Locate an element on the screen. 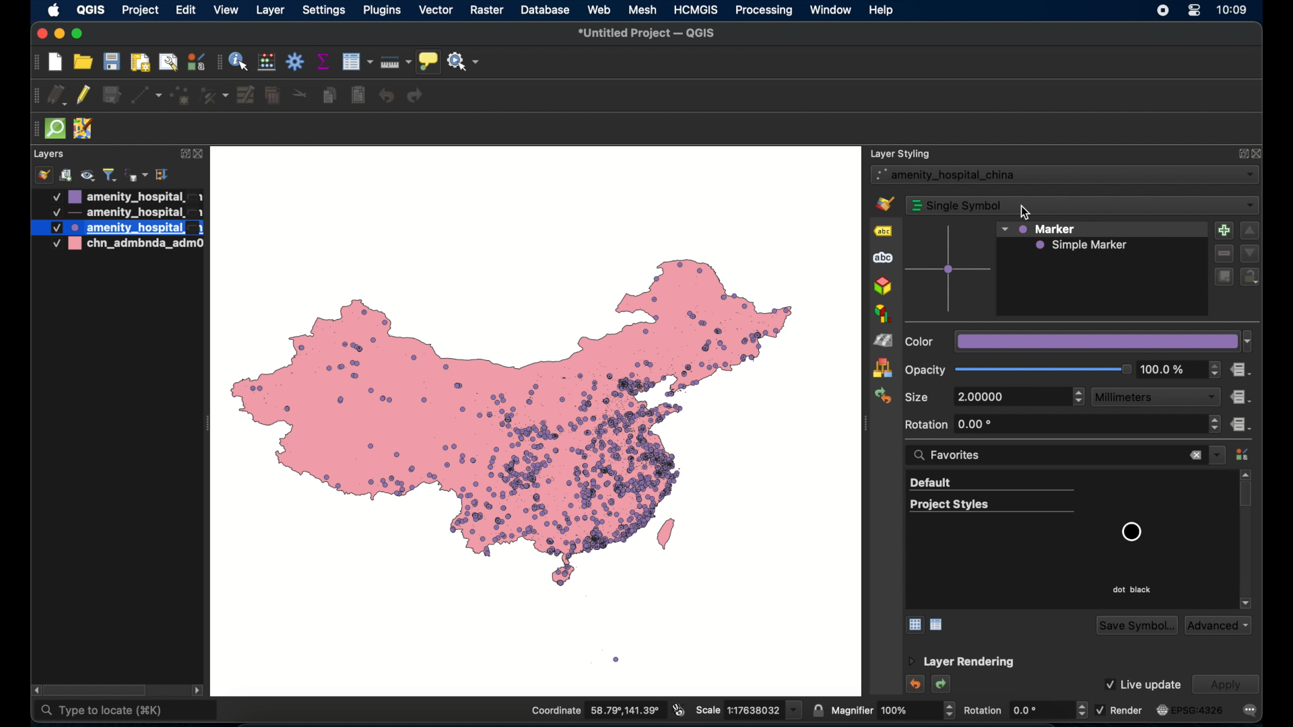 Image resolution: width=1293 pixels, height=727 pixels. move up is located at coordinates (1251, 230).